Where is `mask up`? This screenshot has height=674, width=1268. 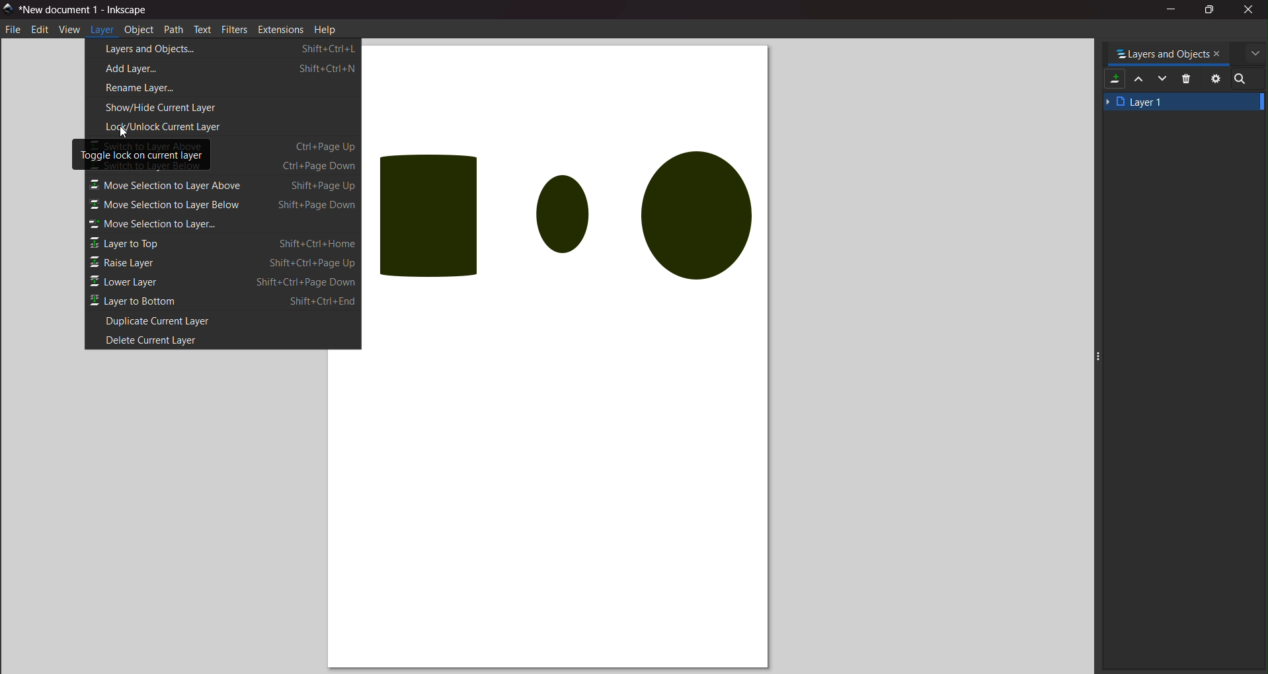 mask up is located at coordinates (1139, 79).